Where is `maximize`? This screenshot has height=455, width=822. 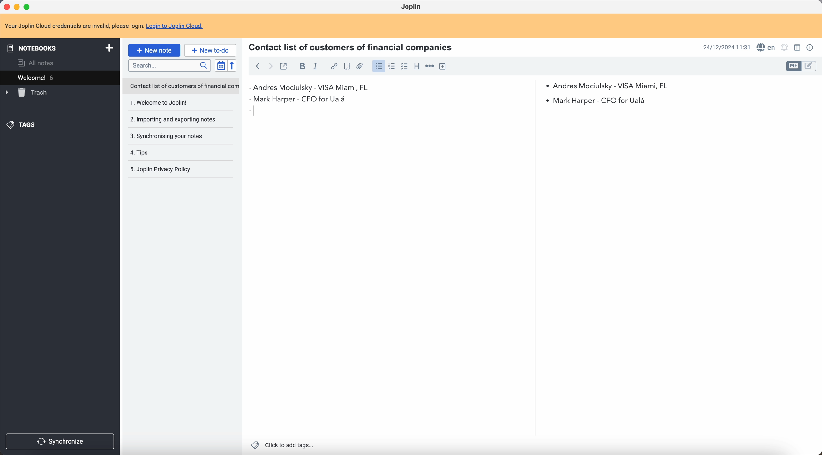
maximize is located at coordinates (29, 6).